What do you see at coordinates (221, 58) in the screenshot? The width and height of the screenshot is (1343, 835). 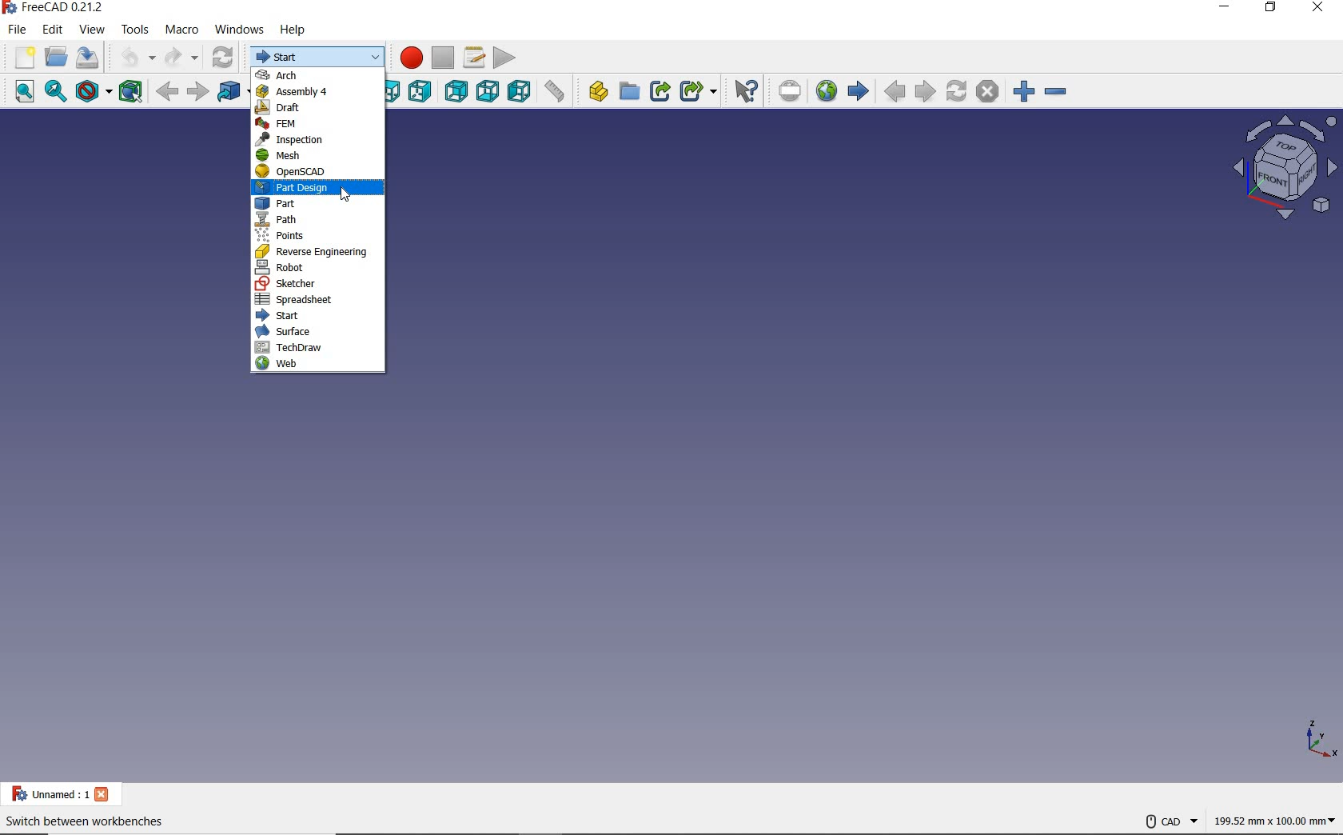 I see `REFRESH` at bounding box center [221, 58].